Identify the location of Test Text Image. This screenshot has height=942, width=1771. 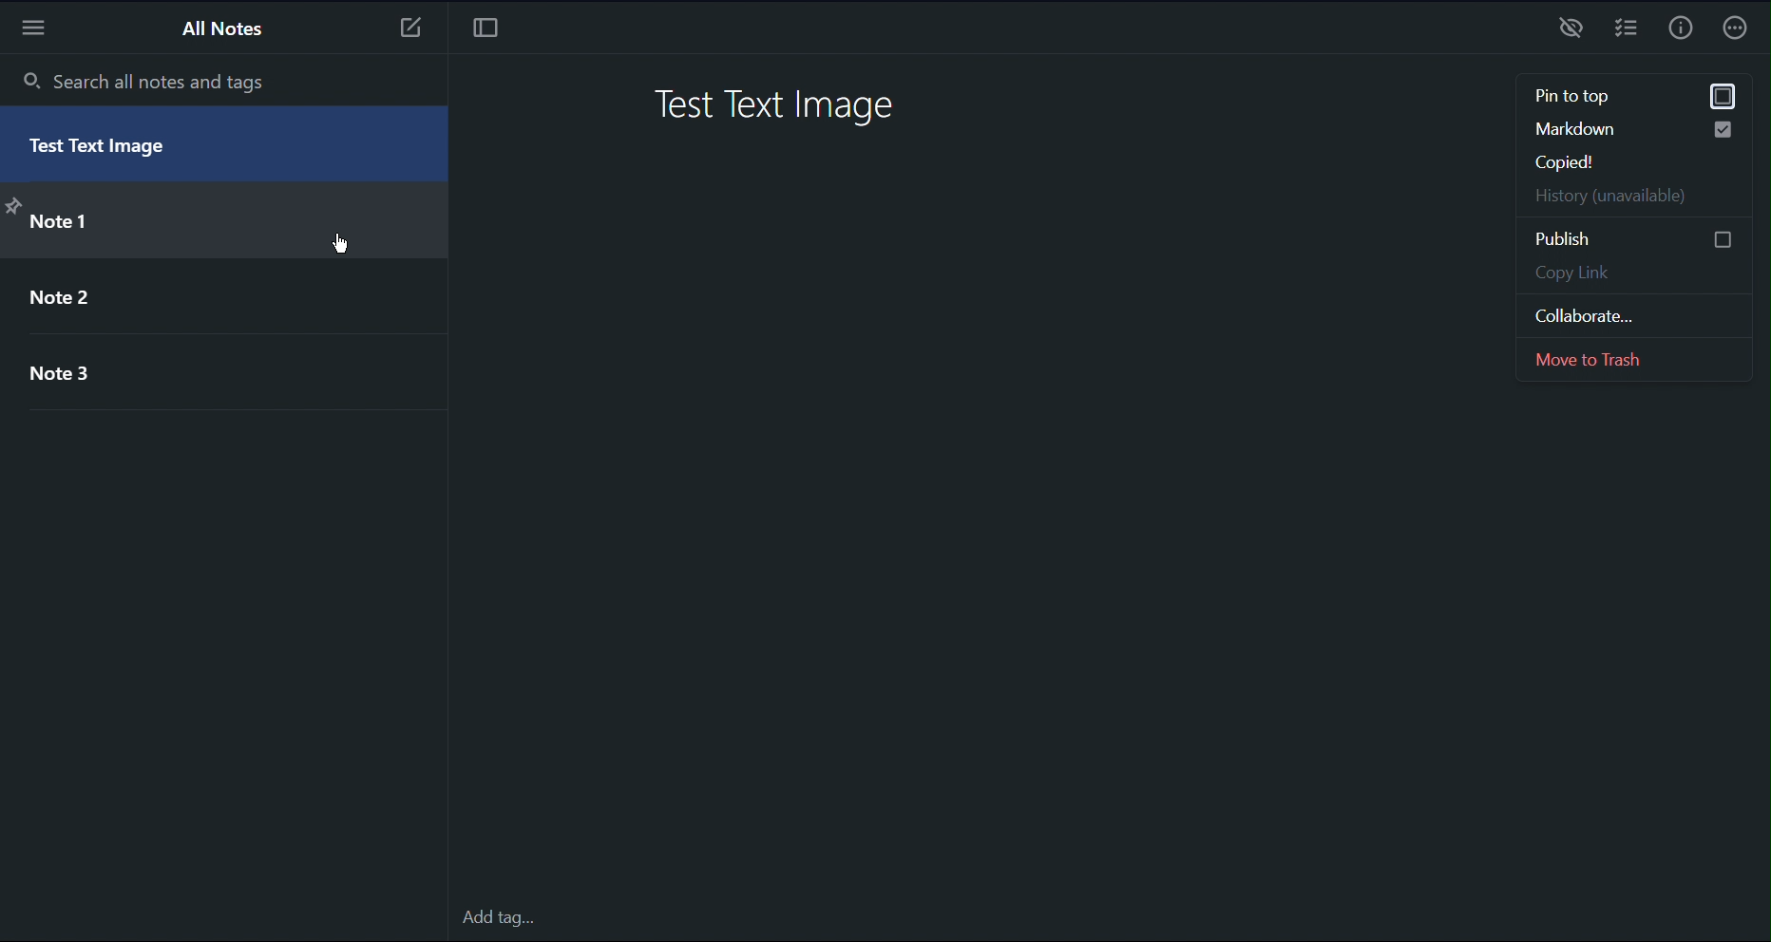
(788, 107).